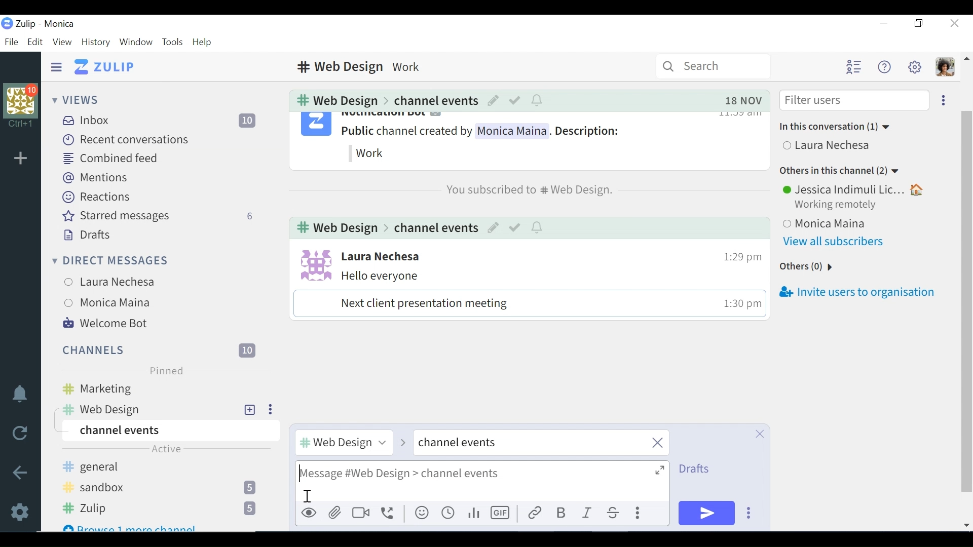  What do you see at coordinates (381, 256) in the screenshot?
I see `User` at bounding box center [381, 256].